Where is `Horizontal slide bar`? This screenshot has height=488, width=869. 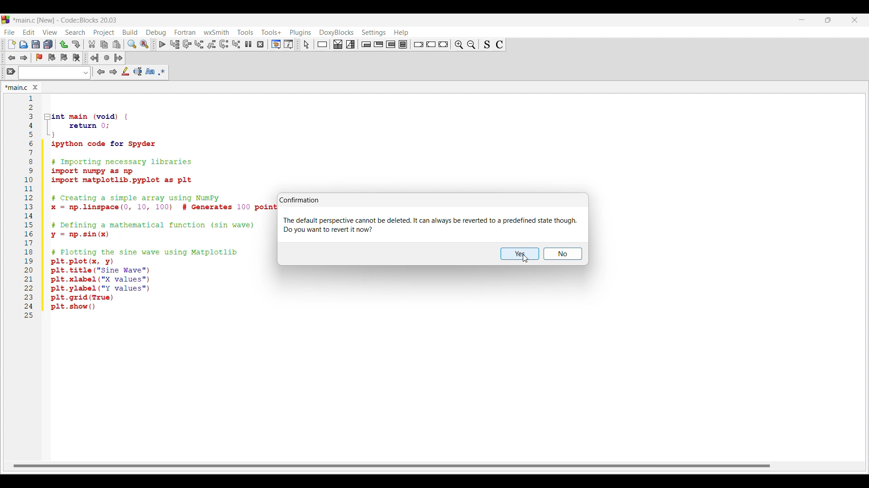
Horizontal slide bar is located at coordinates (392, 466).